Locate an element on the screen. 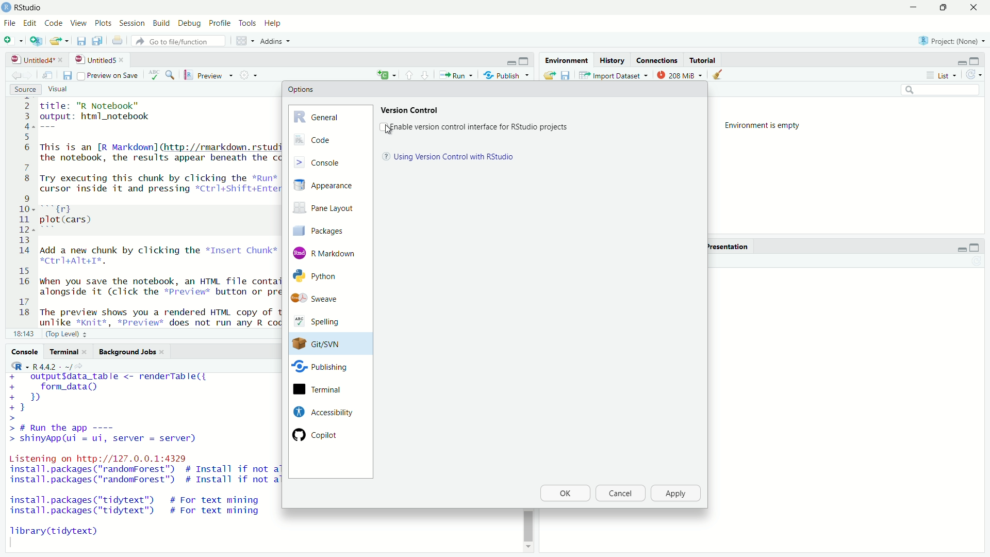  Code is located at coordinates (53, 24).